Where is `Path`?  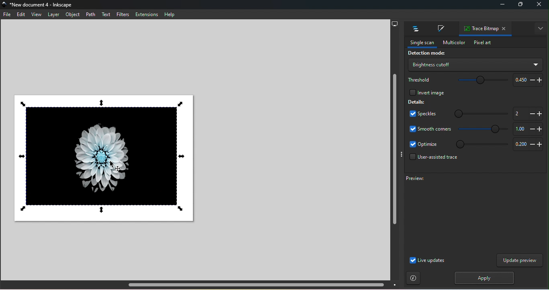
Path is located at coordinates (90, 14).